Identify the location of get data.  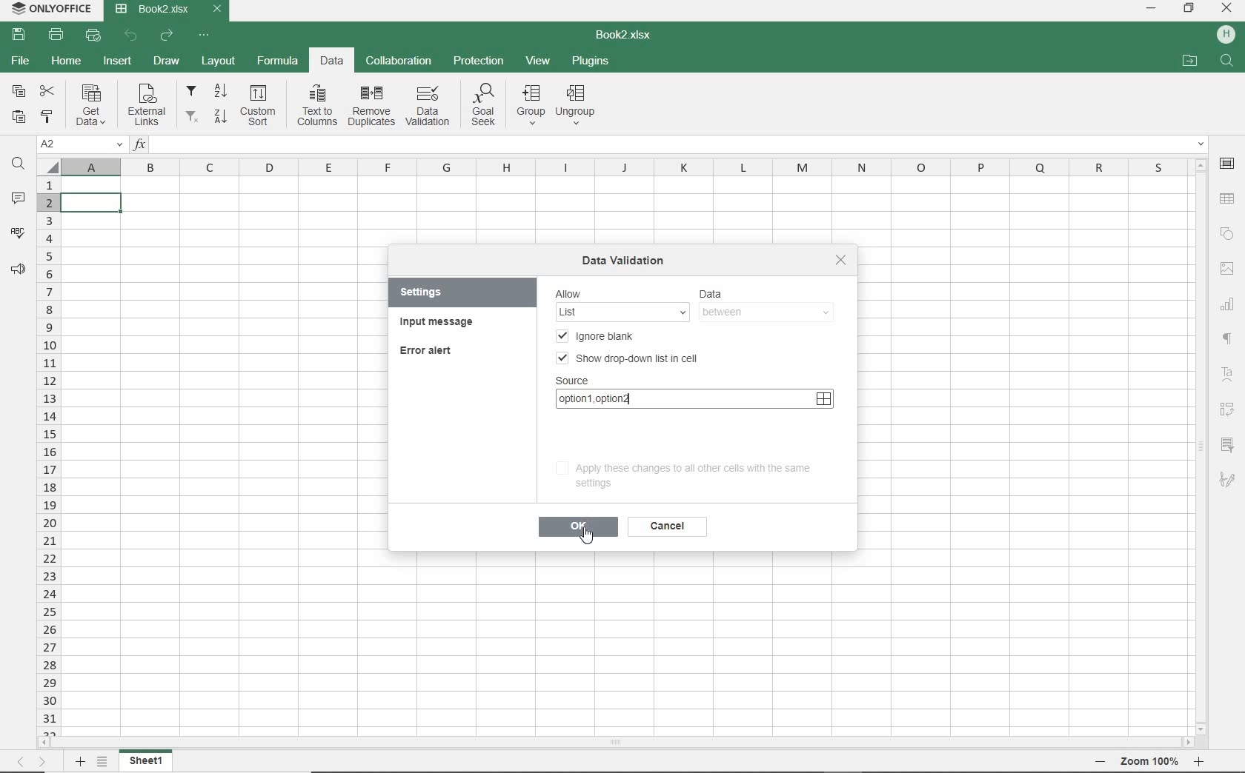
(95, 104).